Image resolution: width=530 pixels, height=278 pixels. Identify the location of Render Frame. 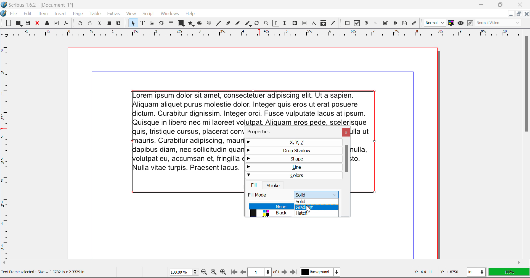
(161, 24).